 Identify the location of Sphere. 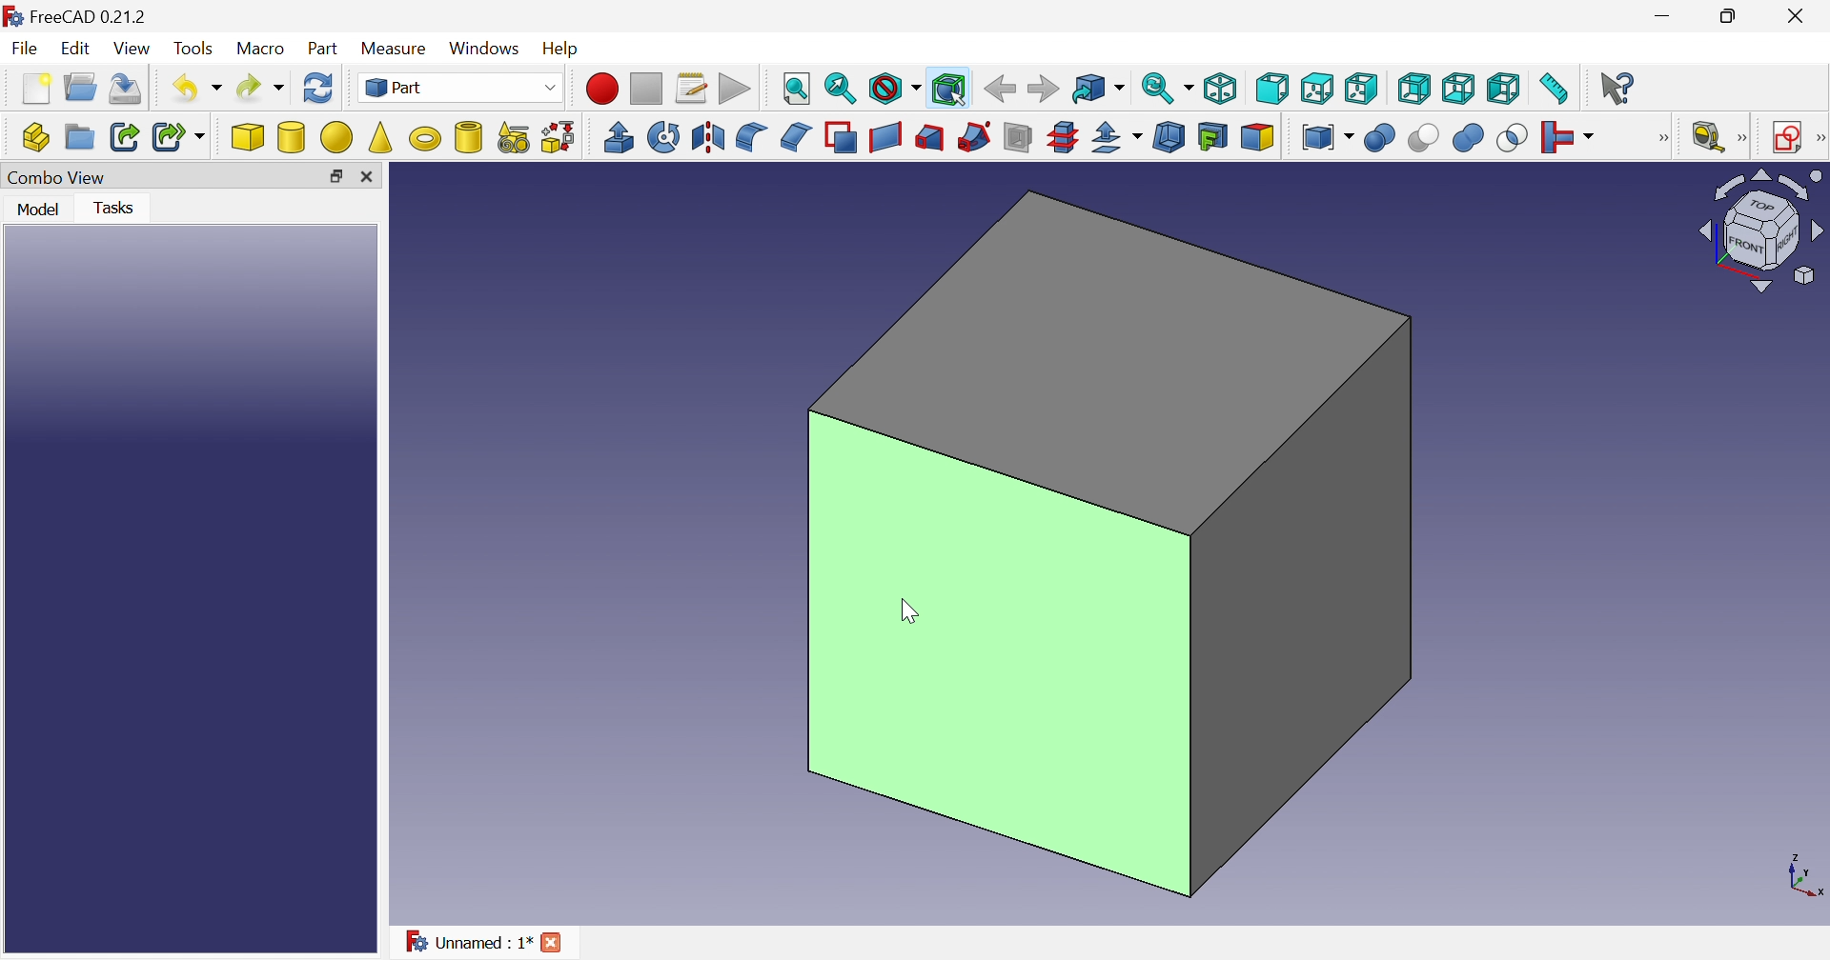
(337, 137).